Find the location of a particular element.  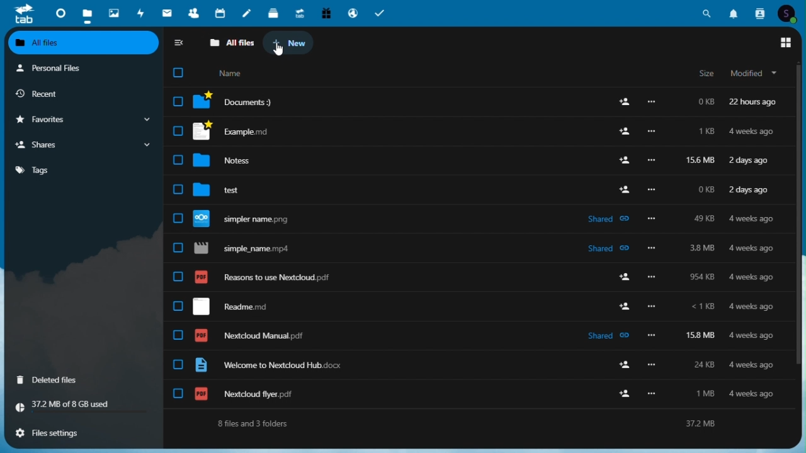

storage is located at coordinates (84, 405).